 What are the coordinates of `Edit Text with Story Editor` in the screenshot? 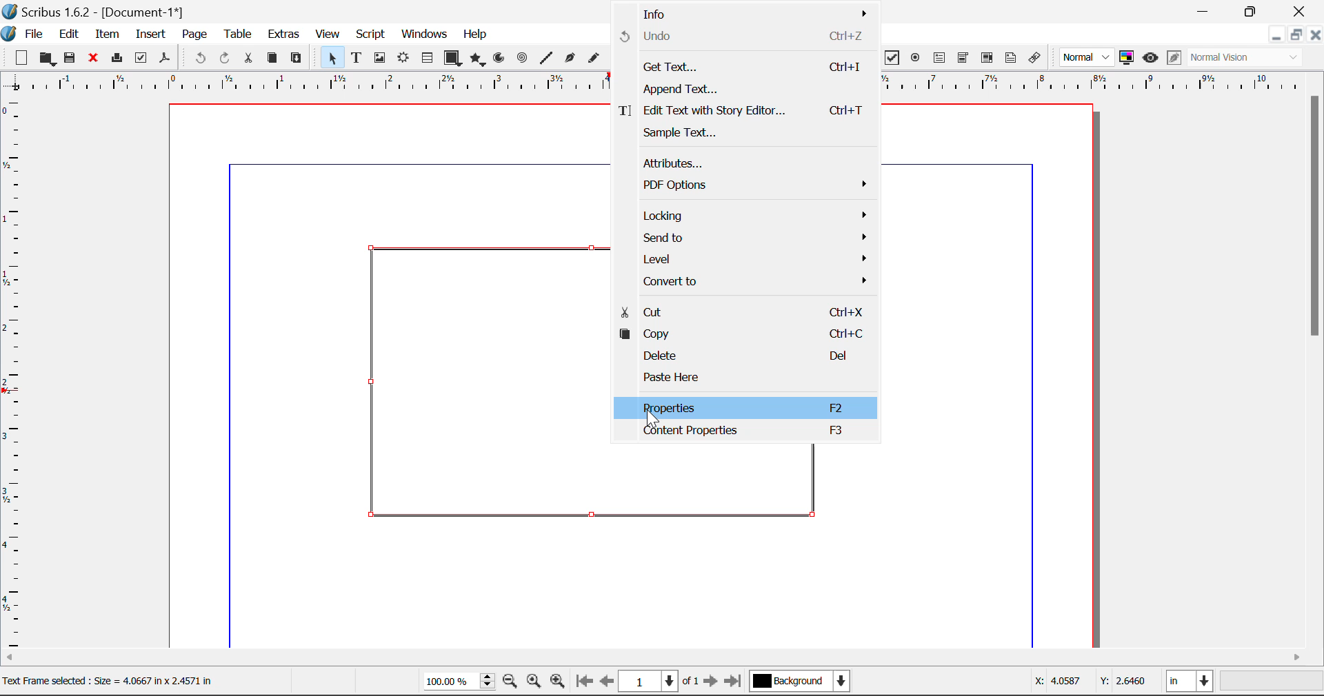 It's located at (743, 110).